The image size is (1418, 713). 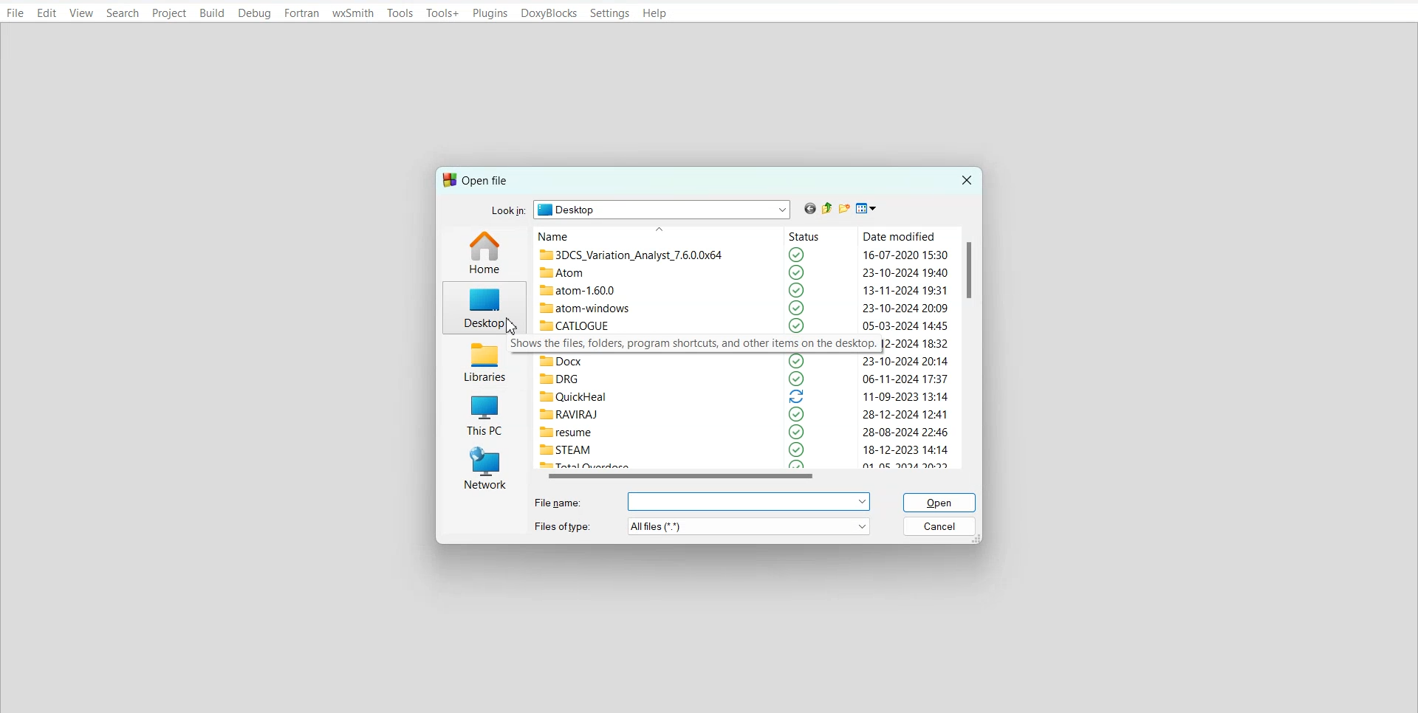 I want to click on File, so click(x=15, y=13).